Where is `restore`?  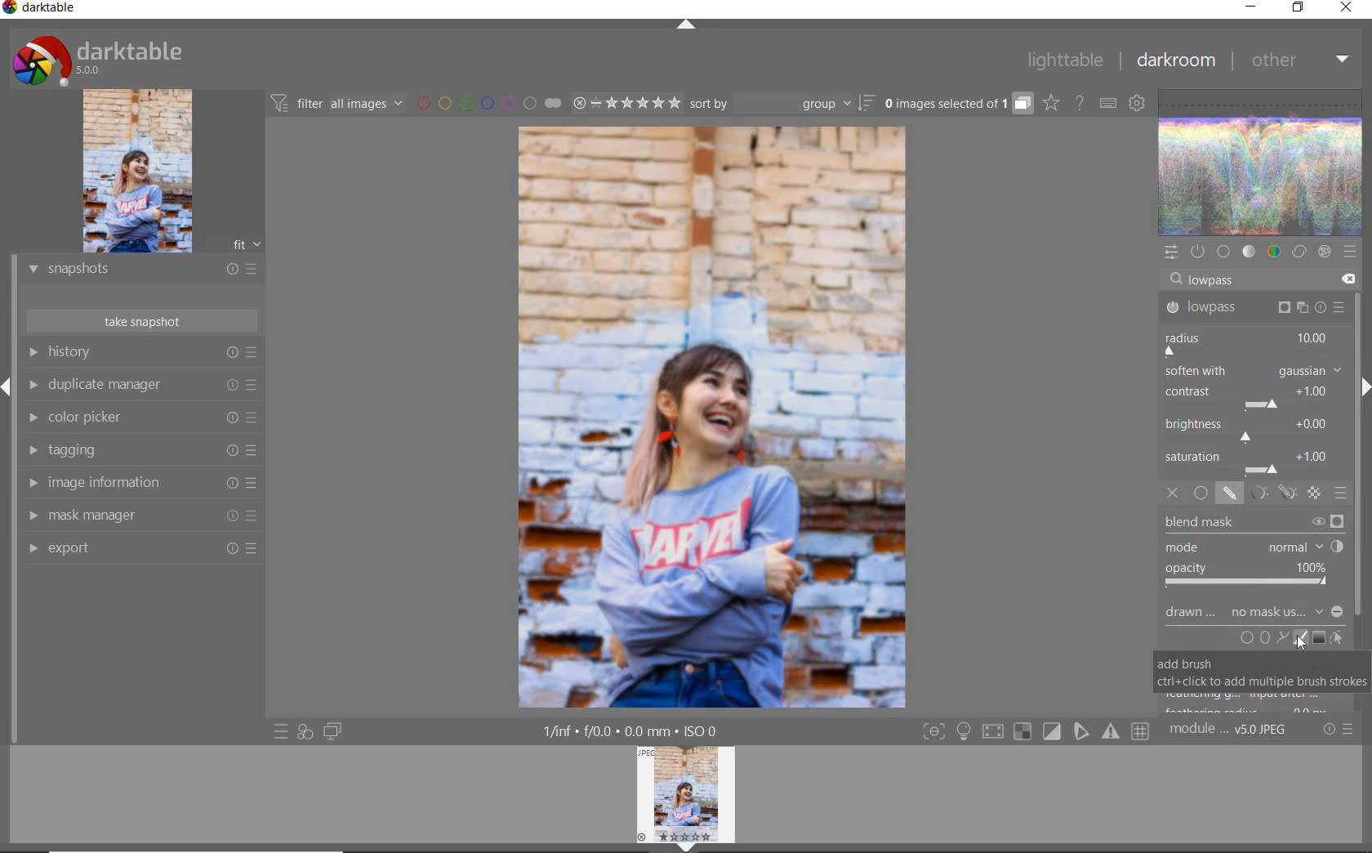 restore is located at coordinates (1298, 9).